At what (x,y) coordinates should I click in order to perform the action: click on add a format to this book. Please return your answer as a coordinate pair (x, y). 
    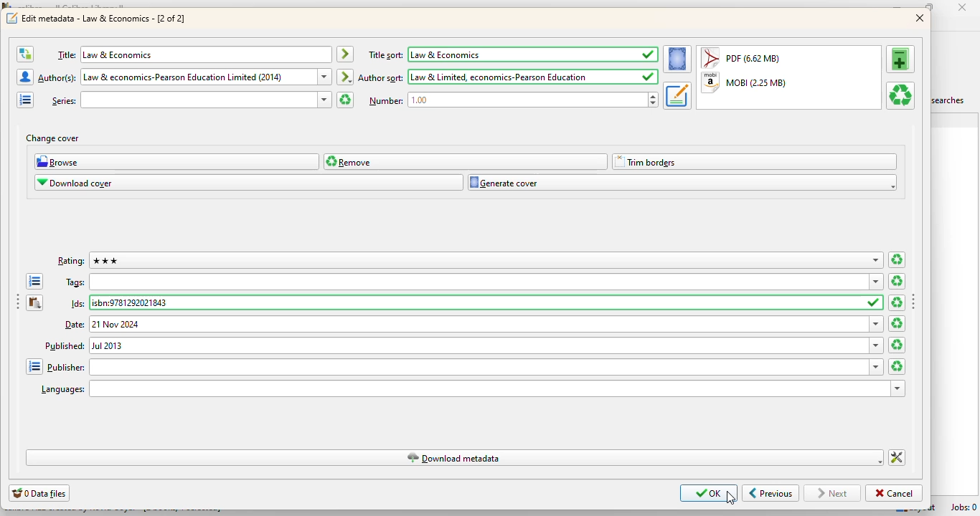
    Looking at the image, I should click on (901, 58).